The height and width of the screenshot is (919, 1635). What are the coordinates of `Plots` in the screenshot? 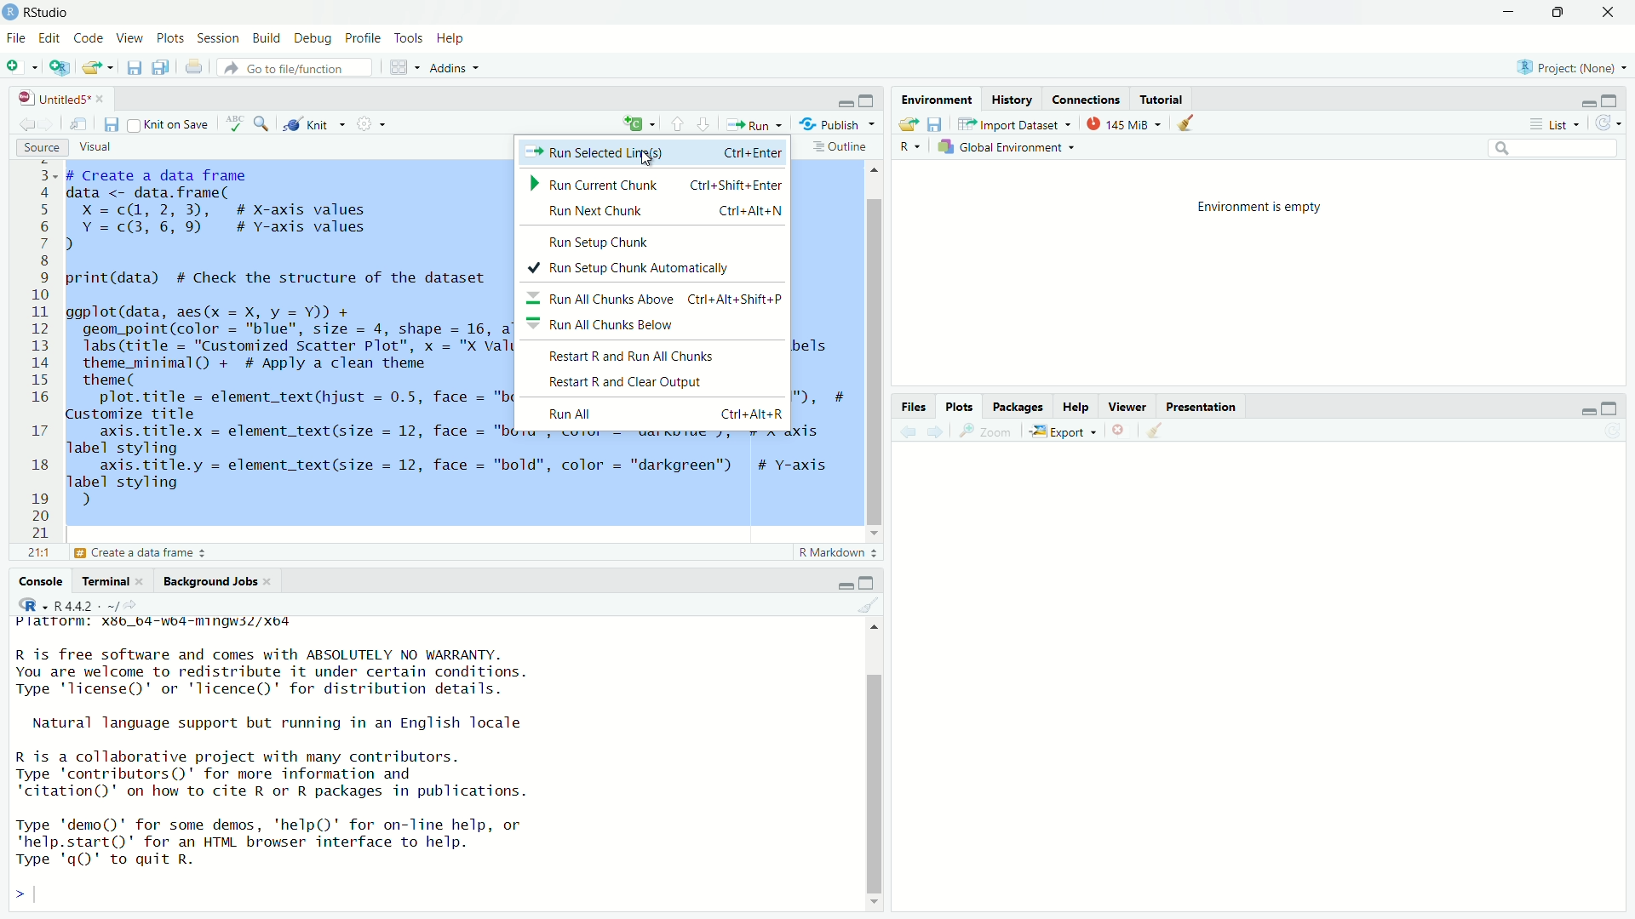 It's located at (960, 408).